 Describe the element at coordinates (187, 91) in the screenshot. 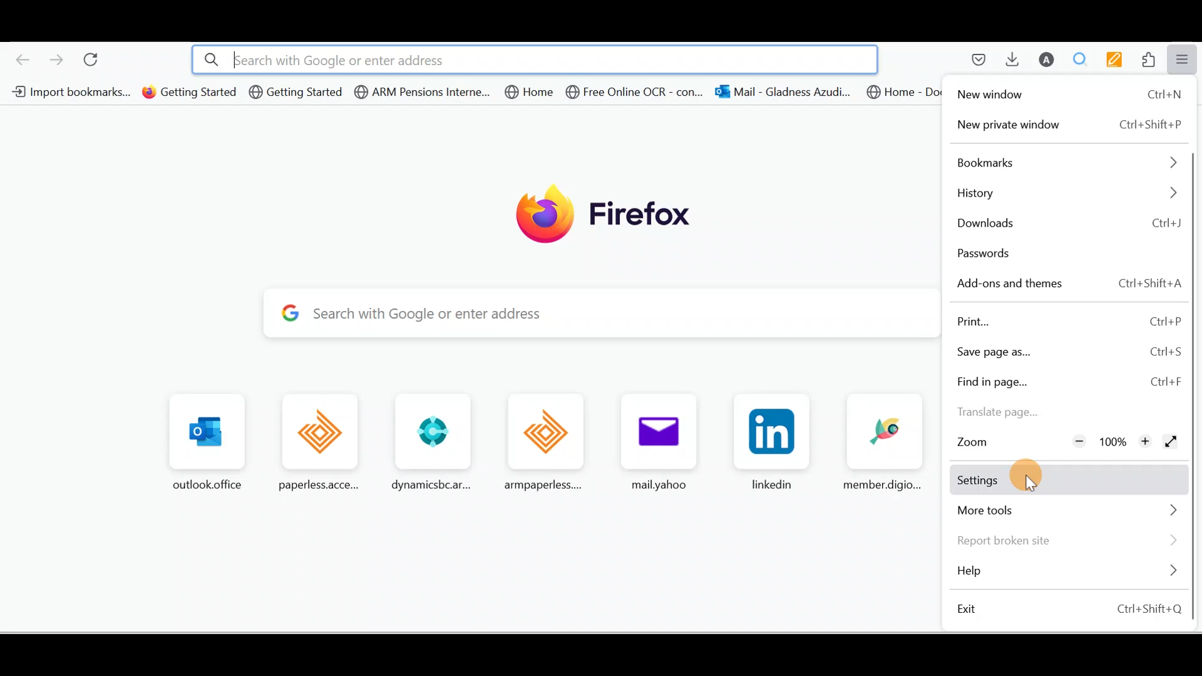

I see `Bookmark 2` at that location.